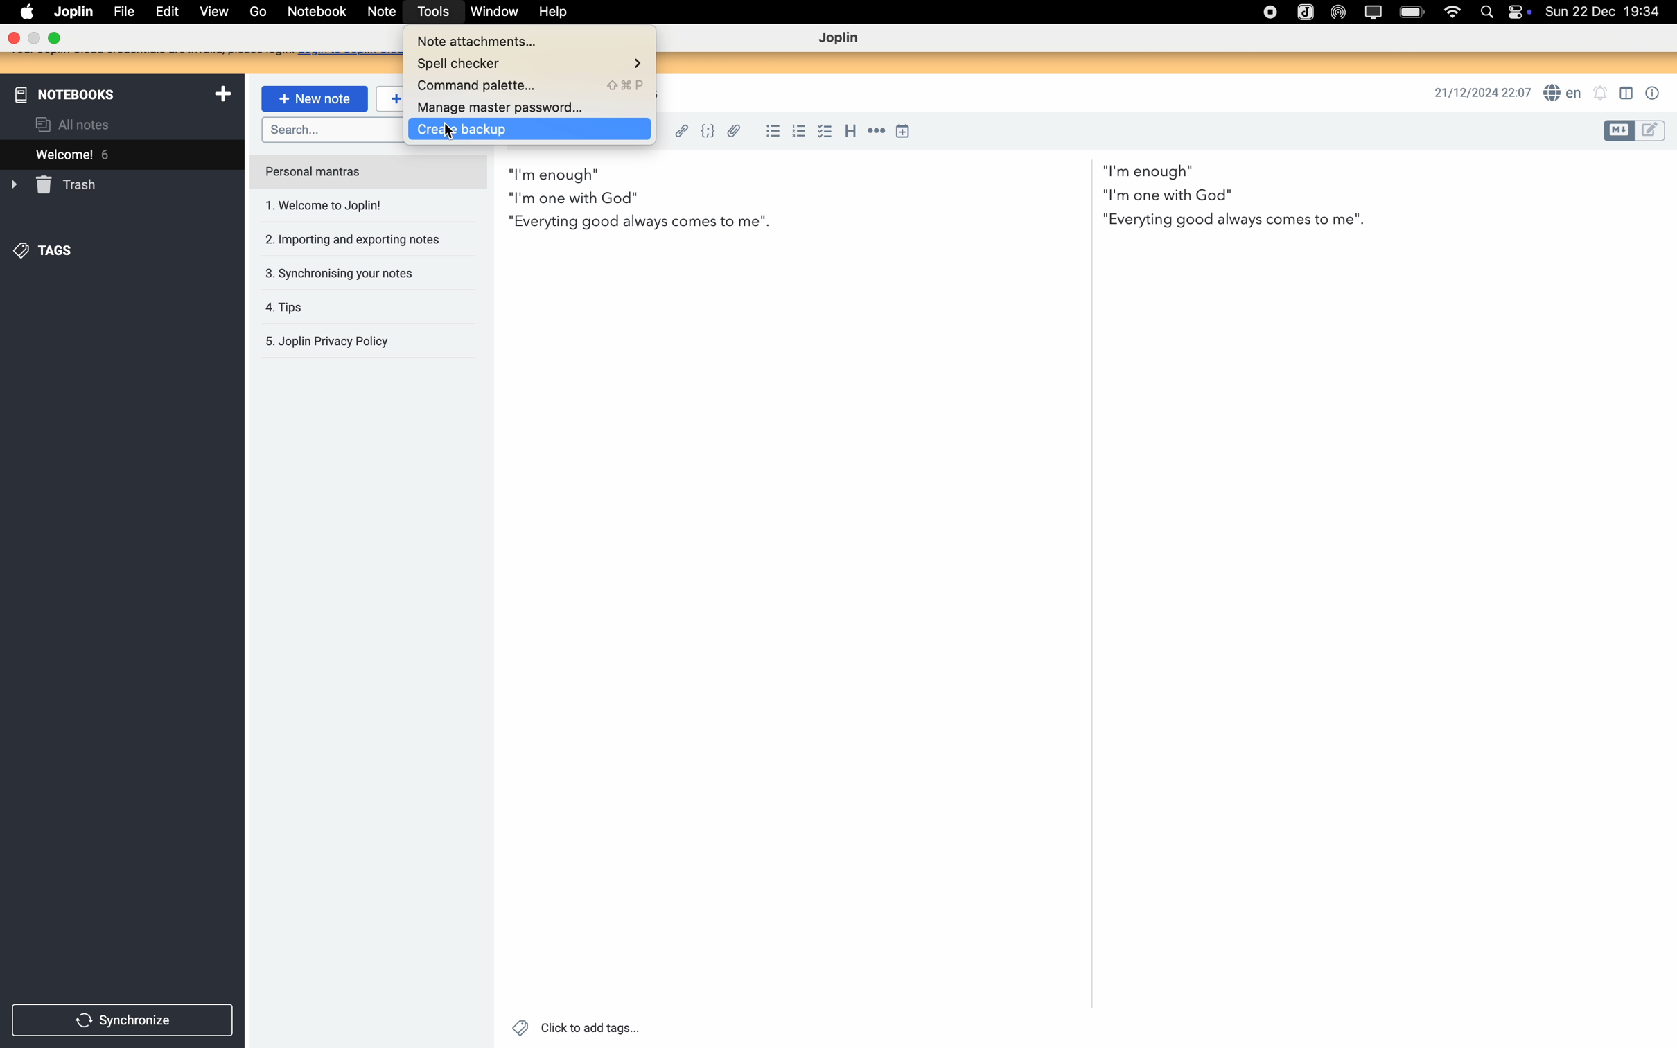 This screenshot has width=1677, height=1048. Describe the element at coordinates (488, 14) in the screenshot. I see `window` at that location.